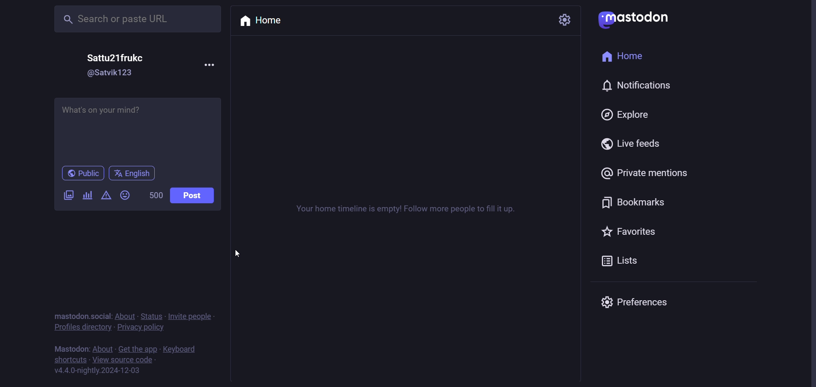 This screenshot has height=387, width=816. I want to click on view source code, so click(124, 360).